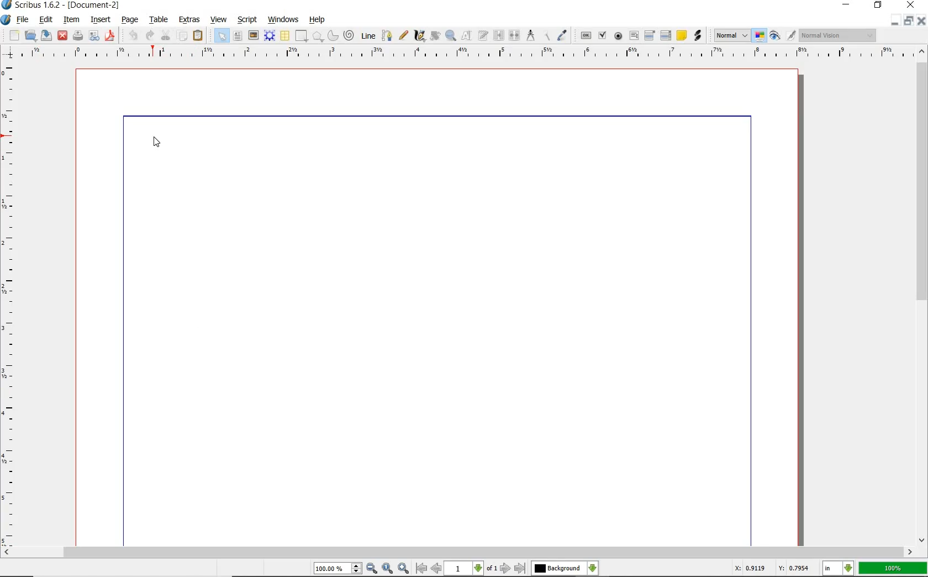 The height and width of the screenshot is (577, 928). What do you see at coordinates (368, 36) in the screenshot?
I see `line` at bounding box center [368, 36].